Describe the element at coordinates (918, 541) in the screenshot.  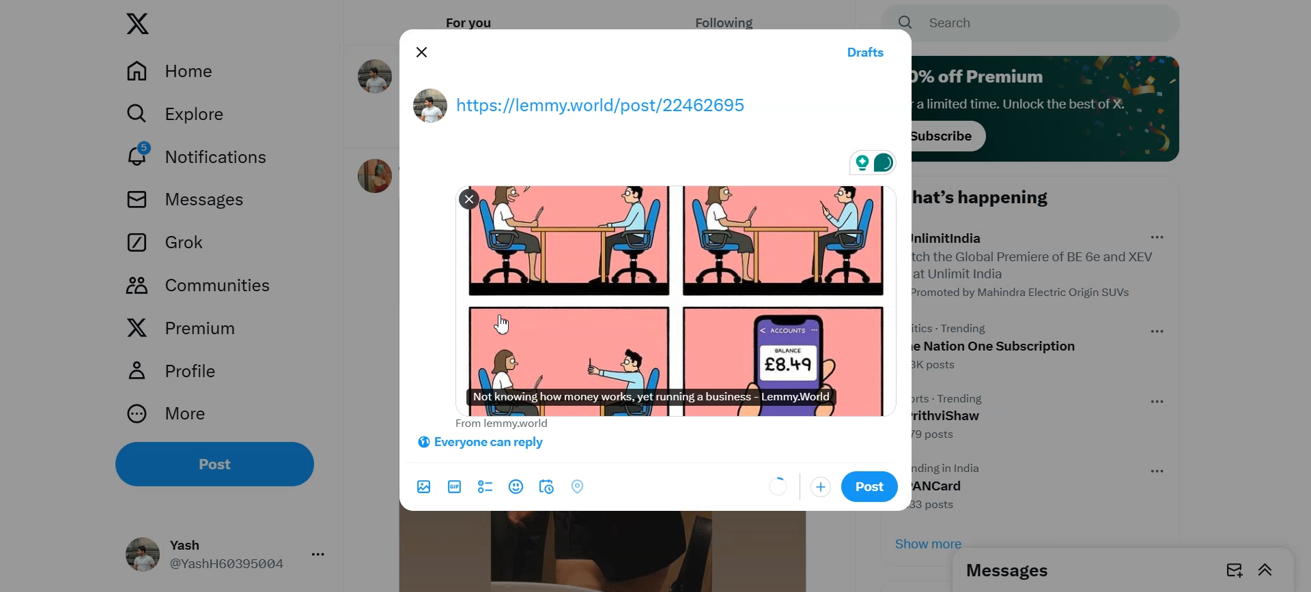
I see `show more info` at that location.